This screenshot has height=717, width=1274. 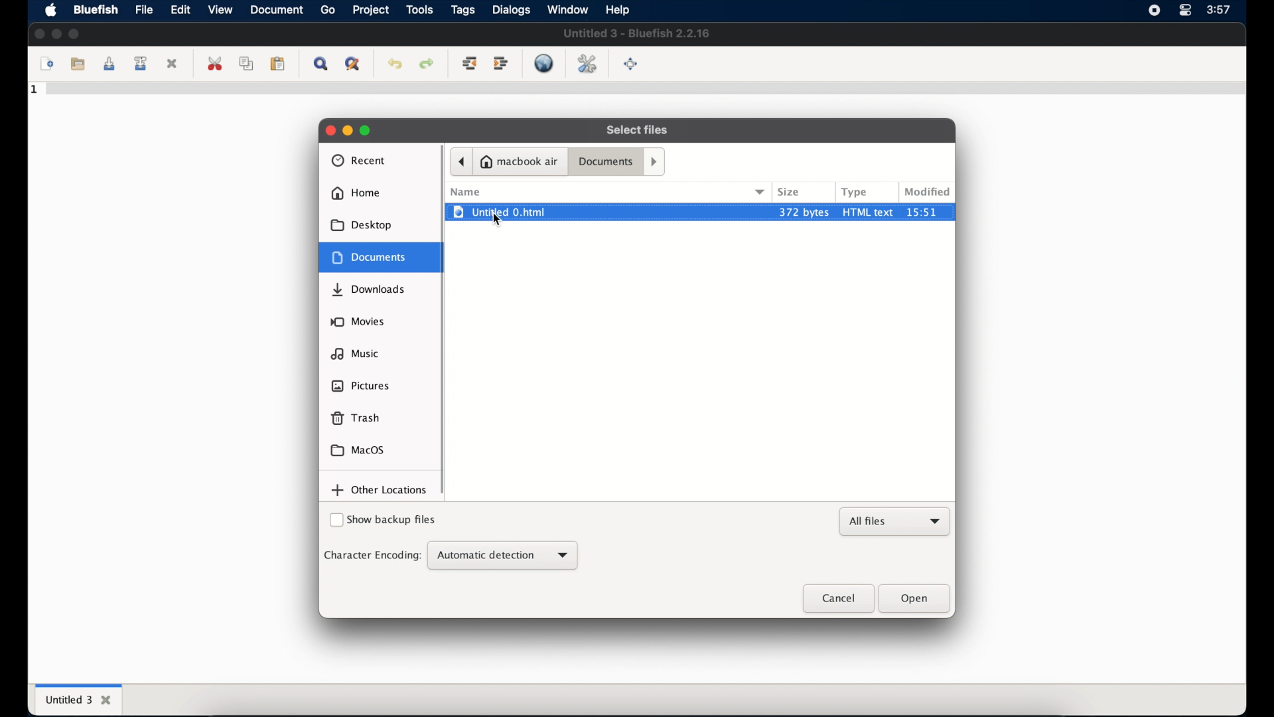 I want to click on undo , so click(x=395, y=64).